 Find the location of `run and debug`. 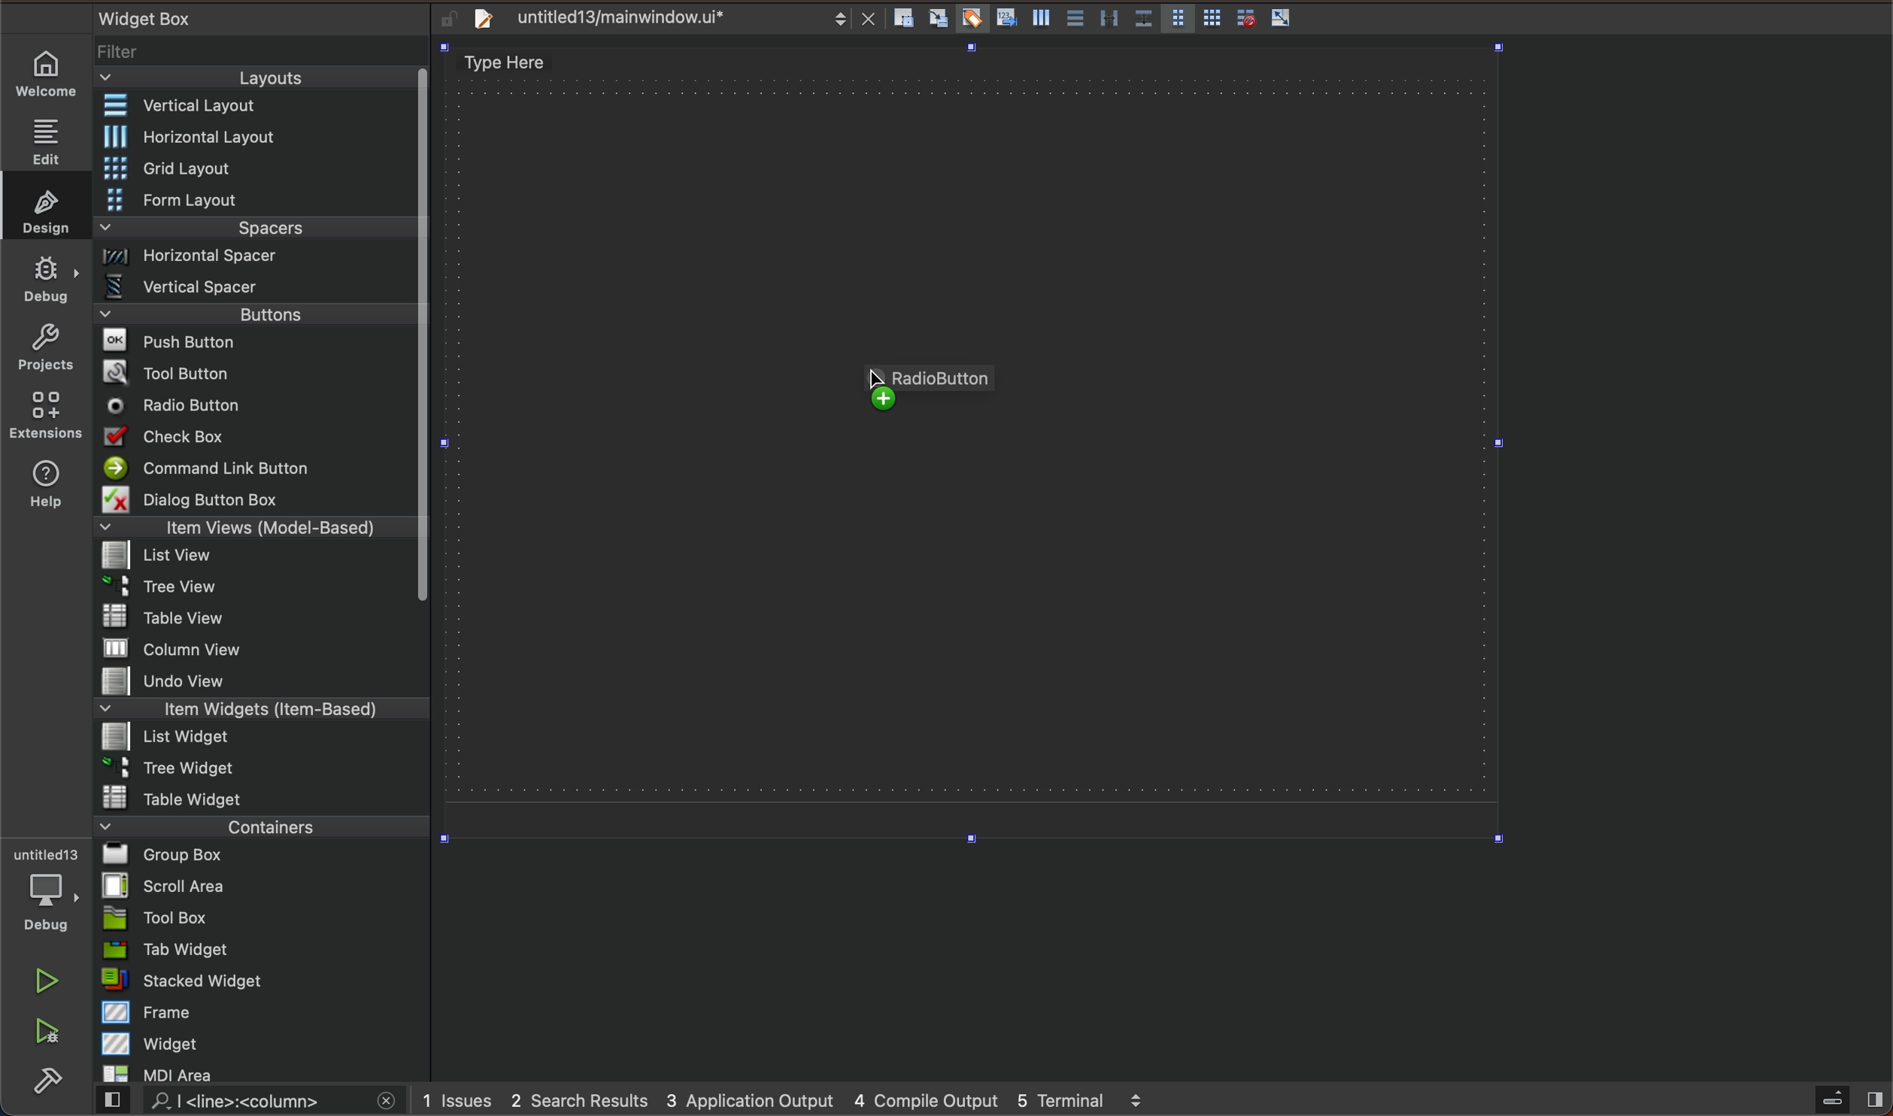

run and debug is located at coordinates (49, 1034).